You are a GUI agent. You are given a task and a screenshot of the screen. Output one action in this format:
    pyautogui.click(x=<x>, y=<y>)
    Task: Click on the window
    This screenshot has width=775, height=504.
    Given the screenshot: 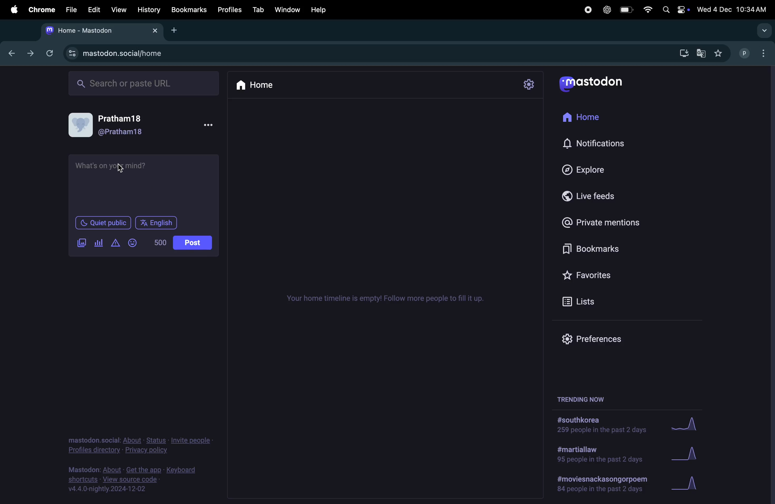 What is the action you would take?
    pyautogui.click(x=290, y=9)
    